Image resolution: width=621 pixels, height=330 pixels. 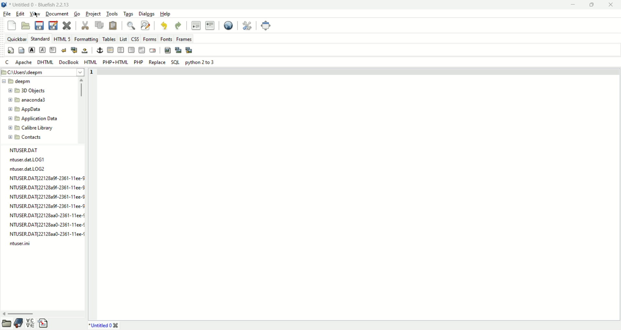 What do you see at coordinates (210, 25) in the screenshot?
I see `indent` at bounding box center [210, 25].